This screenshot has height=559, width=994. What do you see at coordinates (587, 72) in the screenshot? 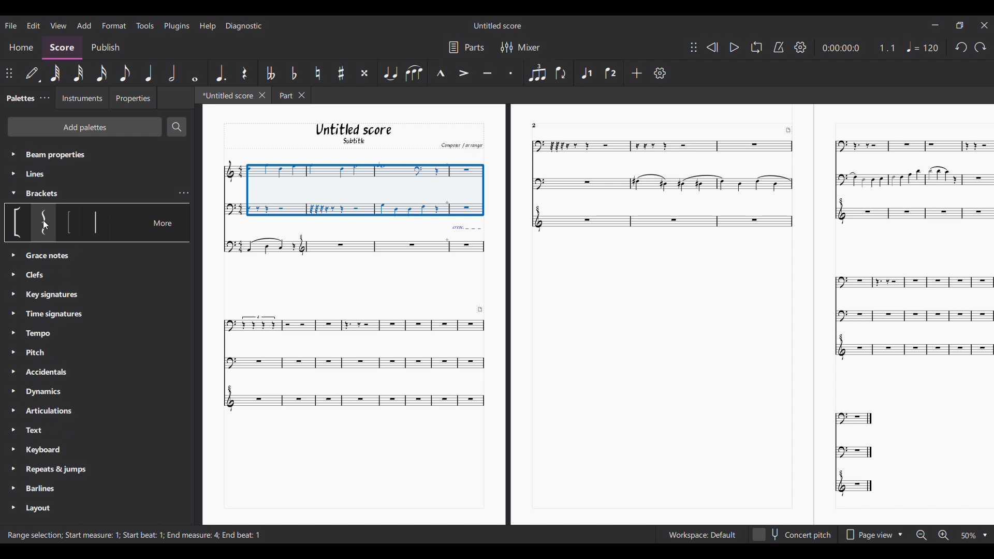
I see `Voice 1` at bounding box center [587, 72].